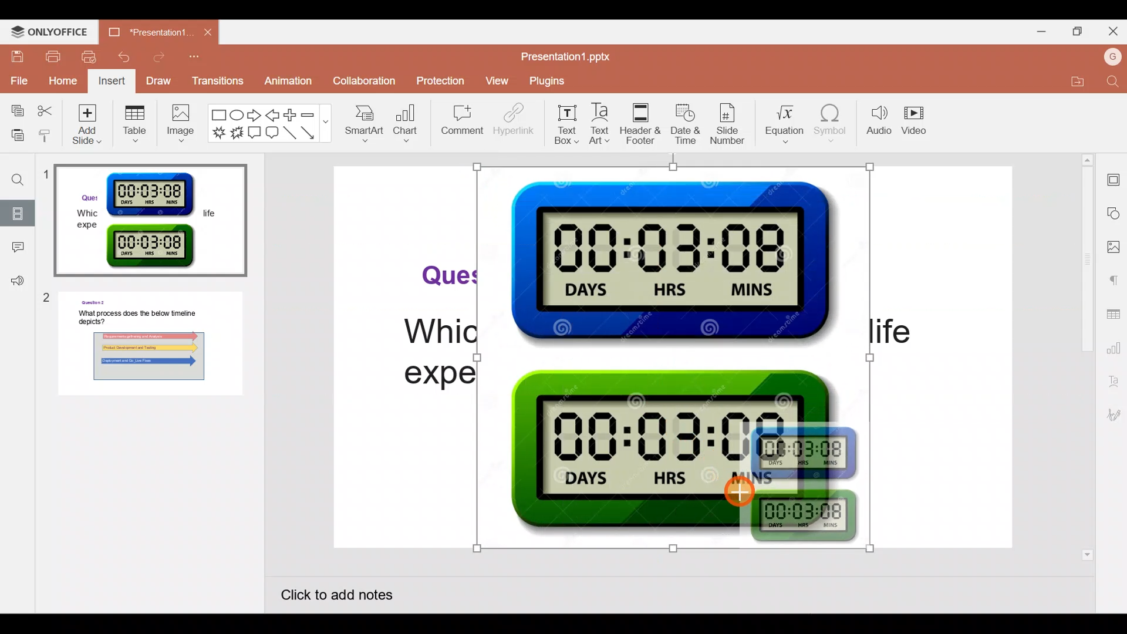  Describe the element at coordinates (349, 598) in the screenshot. I see `Click to add notes` at that location.